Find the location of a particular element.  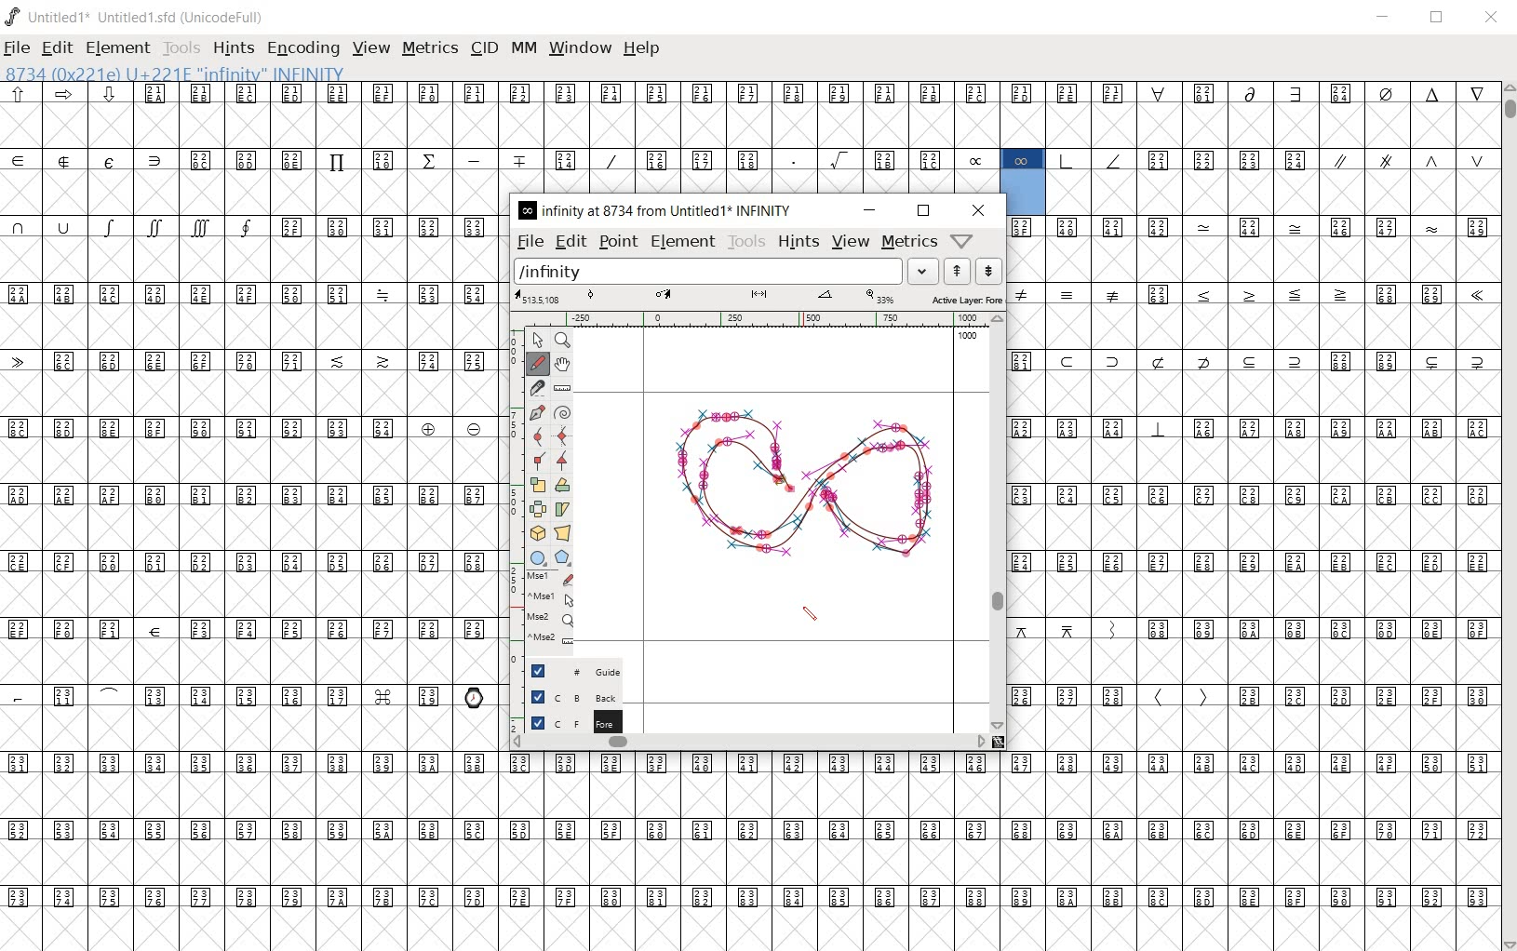

empty glyph slots is located at coordinates (1258, 529).